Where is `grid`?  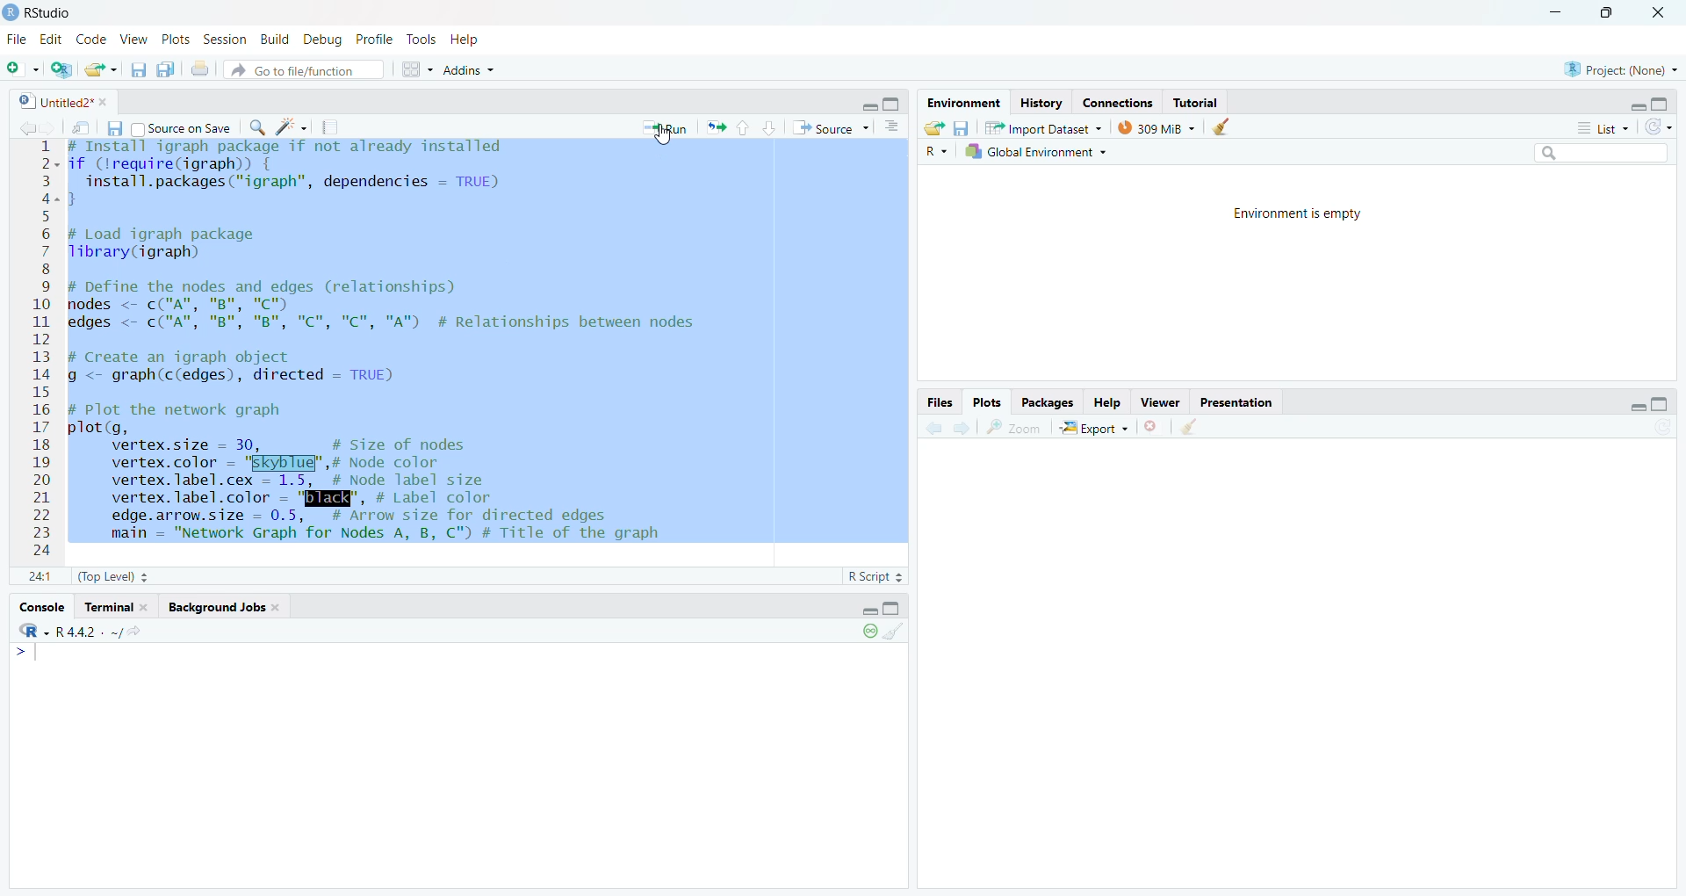
grid is located at coordinates (410, 72).